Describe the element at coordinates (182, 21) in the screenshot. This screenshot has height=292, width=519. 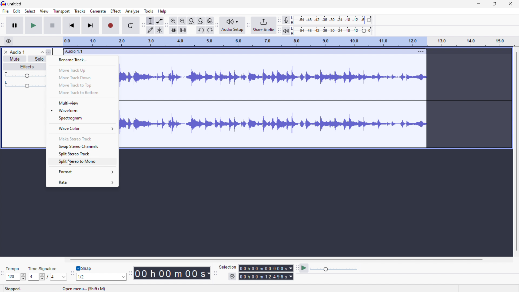
I see `zoom out` at that location.